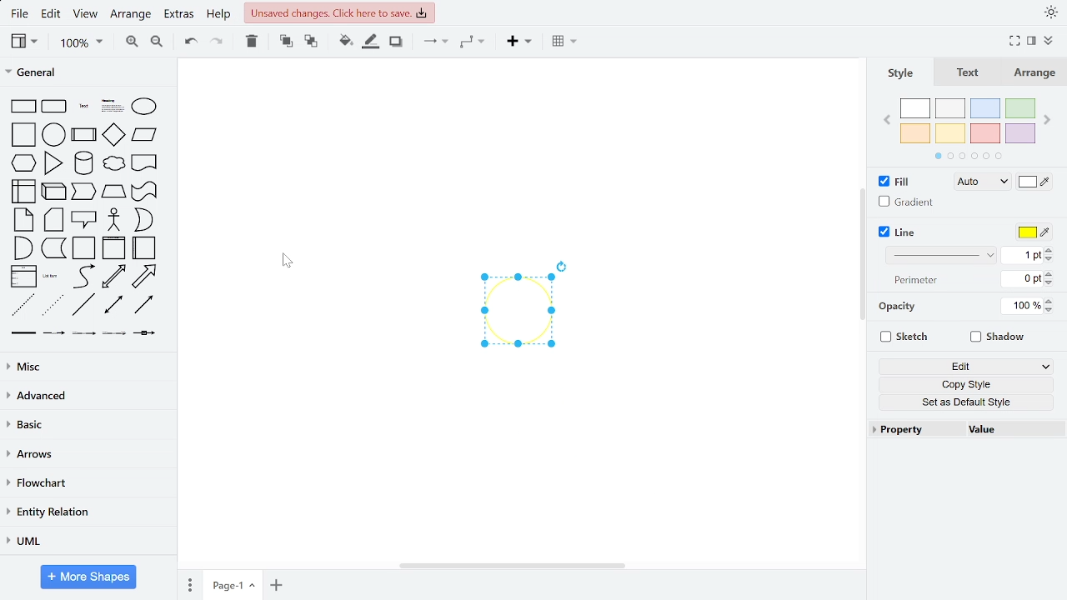 This screenshot has height=600, width=1067. Describe the element at coordinates (114, 136) in the screenshot. I see `diamond` at that location.